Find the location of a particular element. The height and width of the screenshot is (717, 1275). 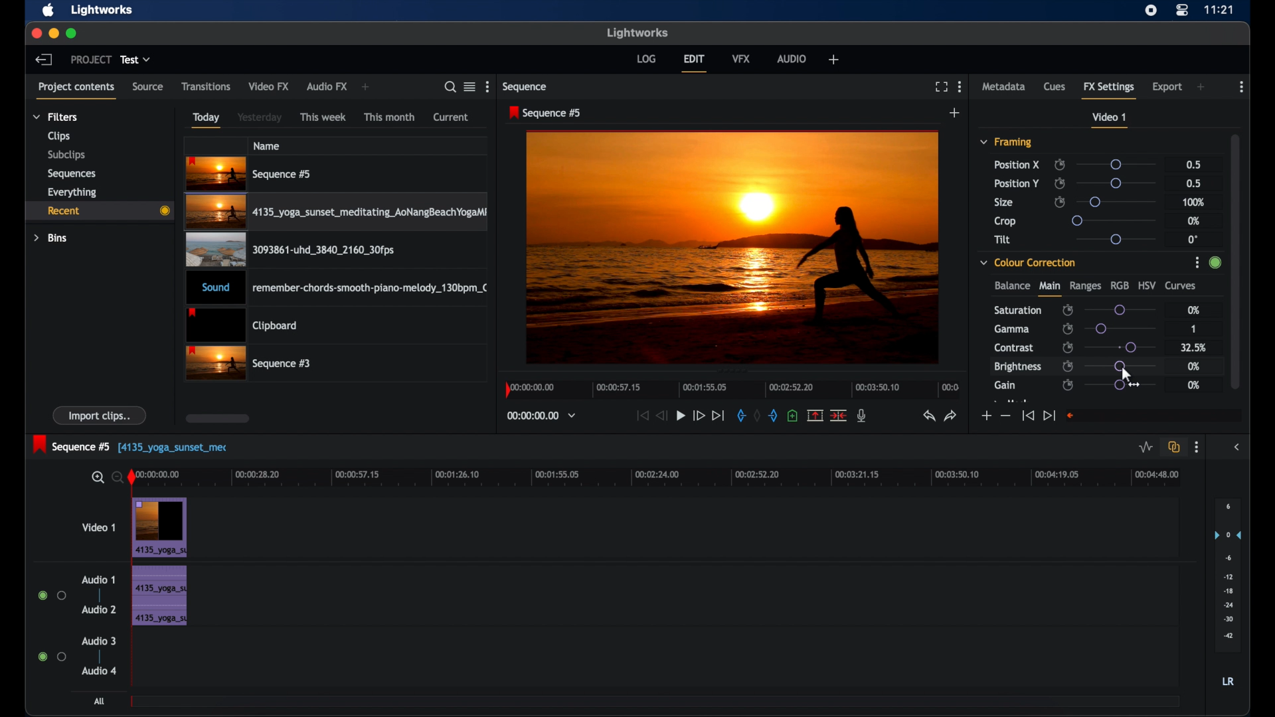

play  is located at coordinates (681, 416).